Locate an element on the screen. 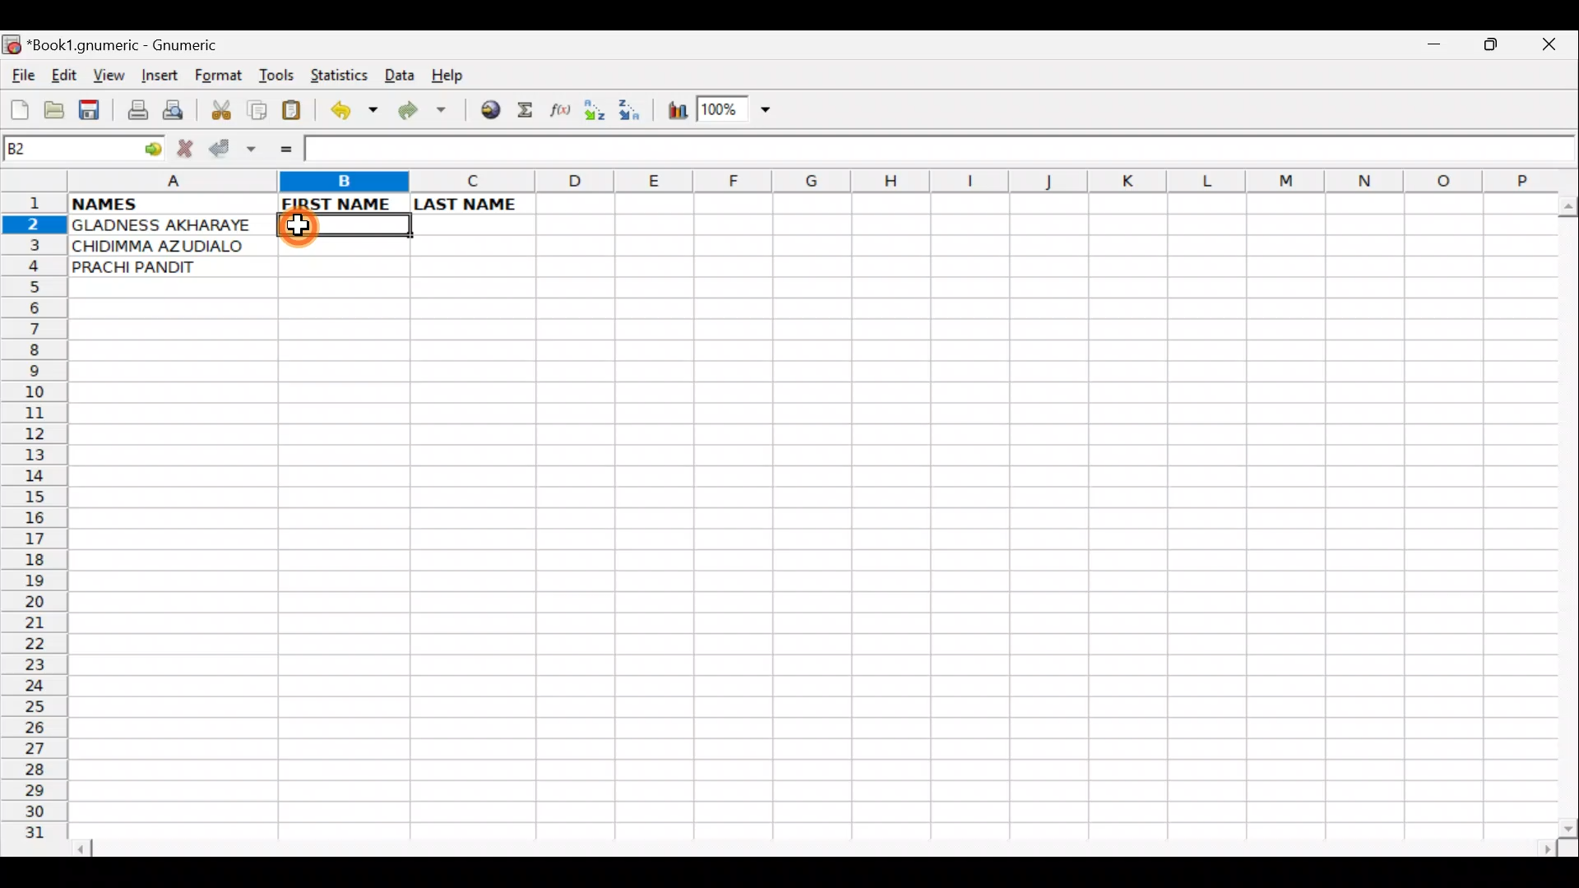 The height and width of the screenshot is (888, 1579). Minimize is located at coordinates (1430, 49).